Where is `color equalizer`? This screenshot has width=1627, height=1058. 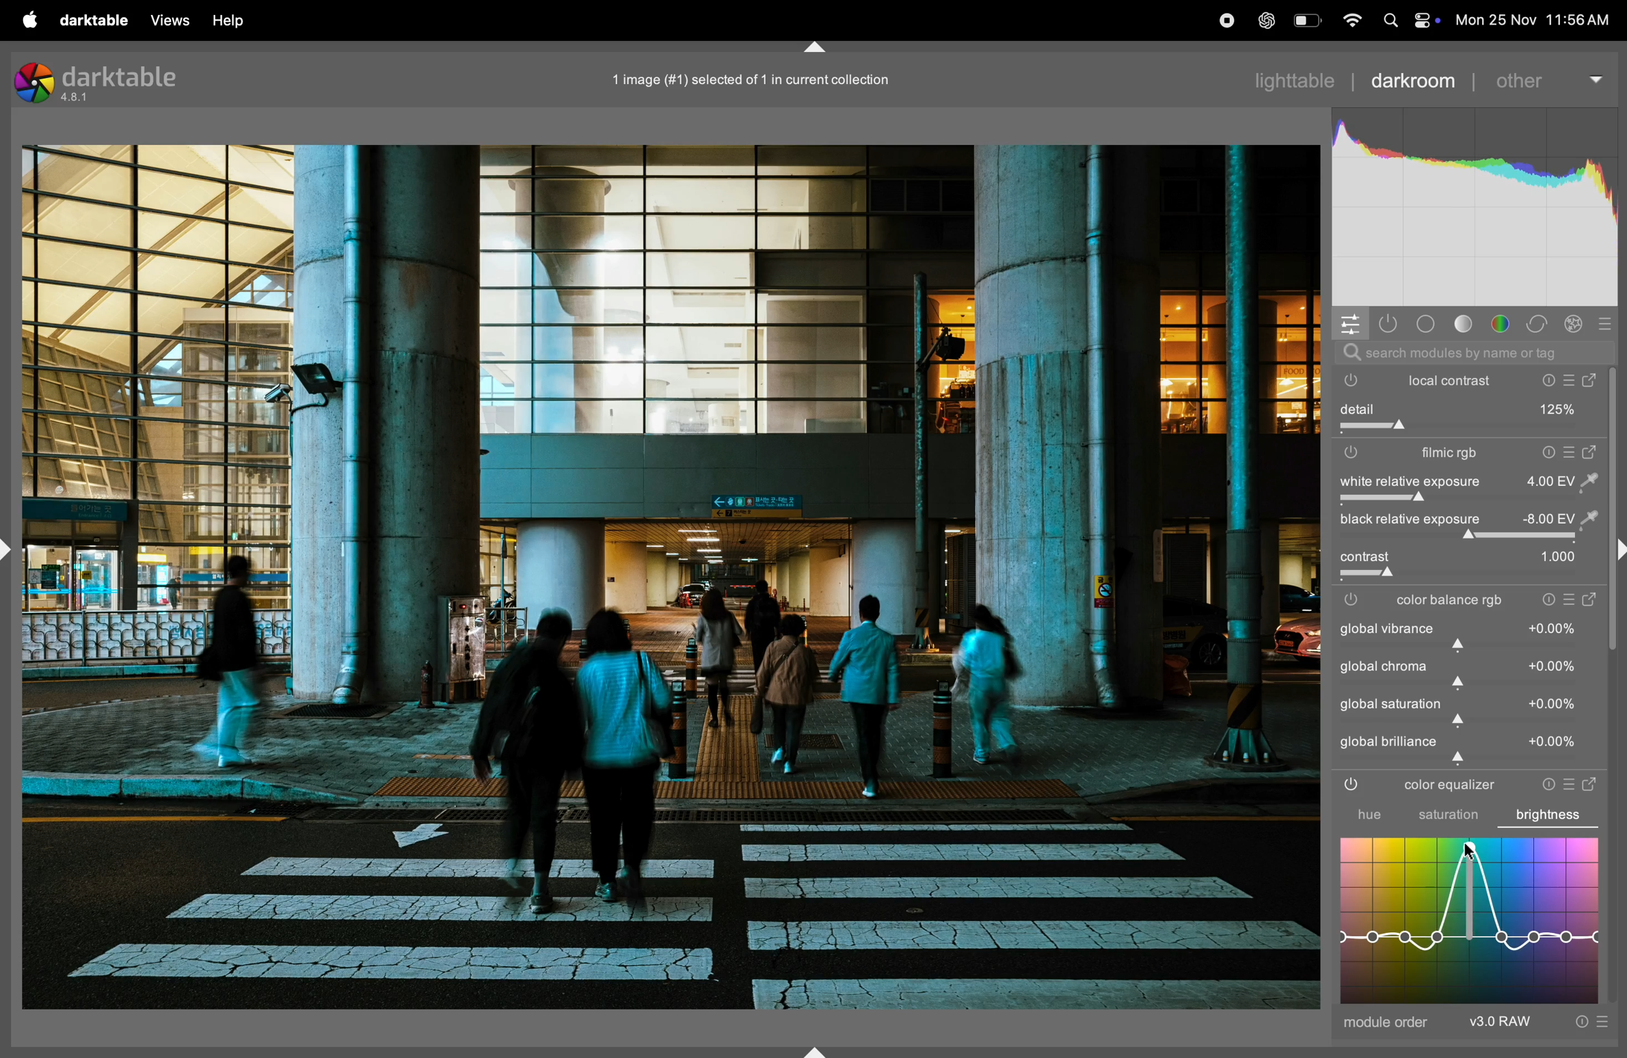 color equalizer is located at coordinates (1447, 786).